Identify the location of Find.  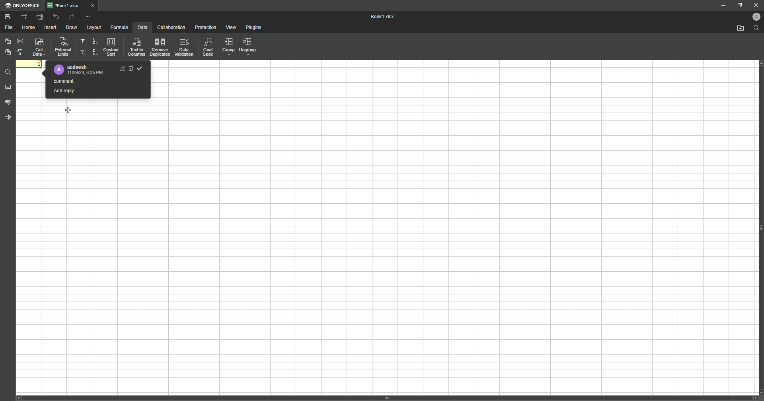
(756, 28).